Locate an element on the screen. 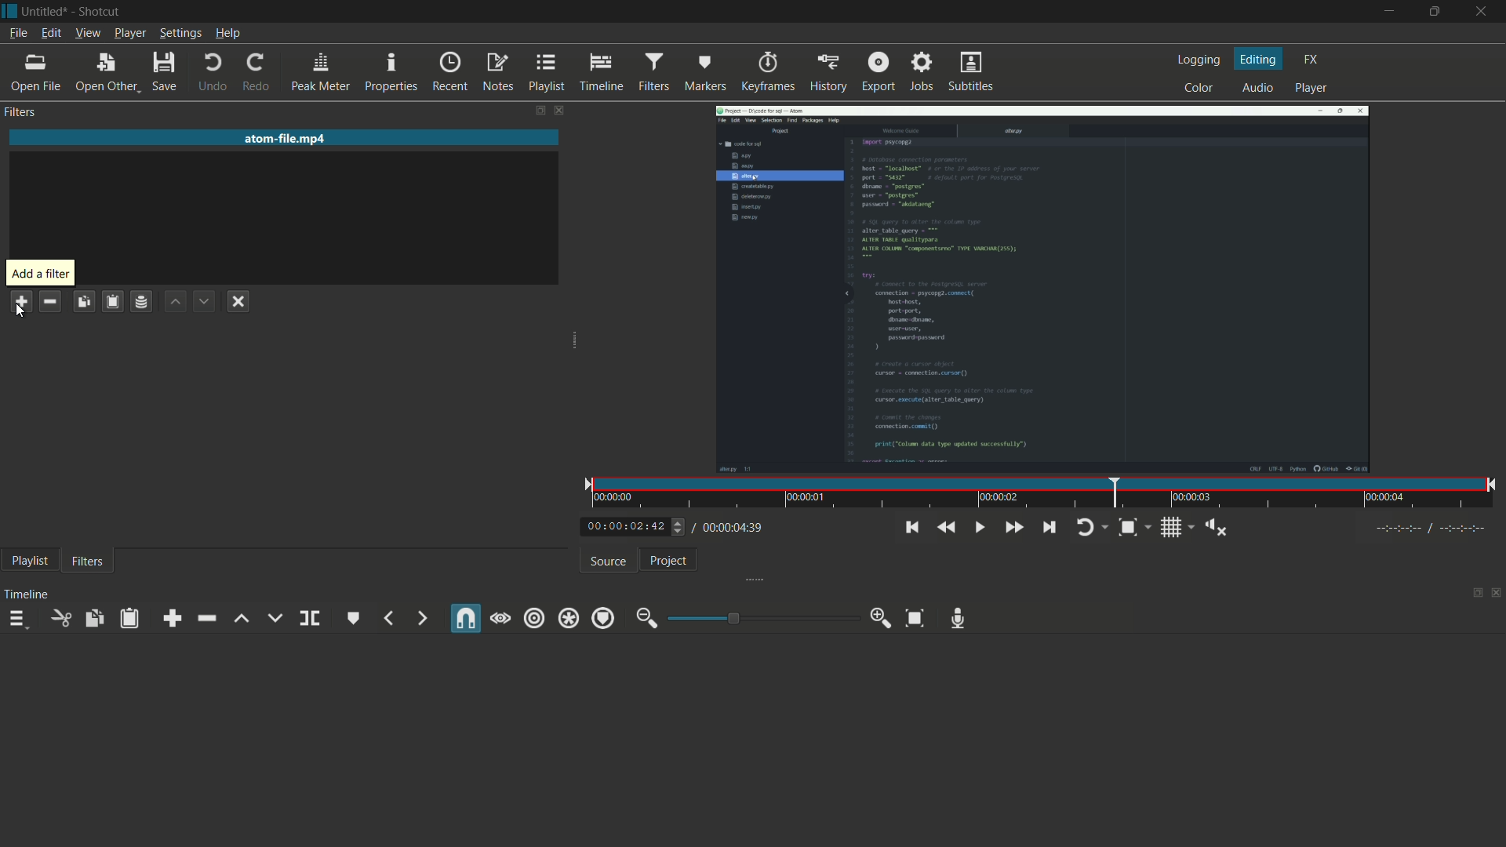 The width and height of the screenshot is (1506, 847). paste is located at coordinates (133, 618).